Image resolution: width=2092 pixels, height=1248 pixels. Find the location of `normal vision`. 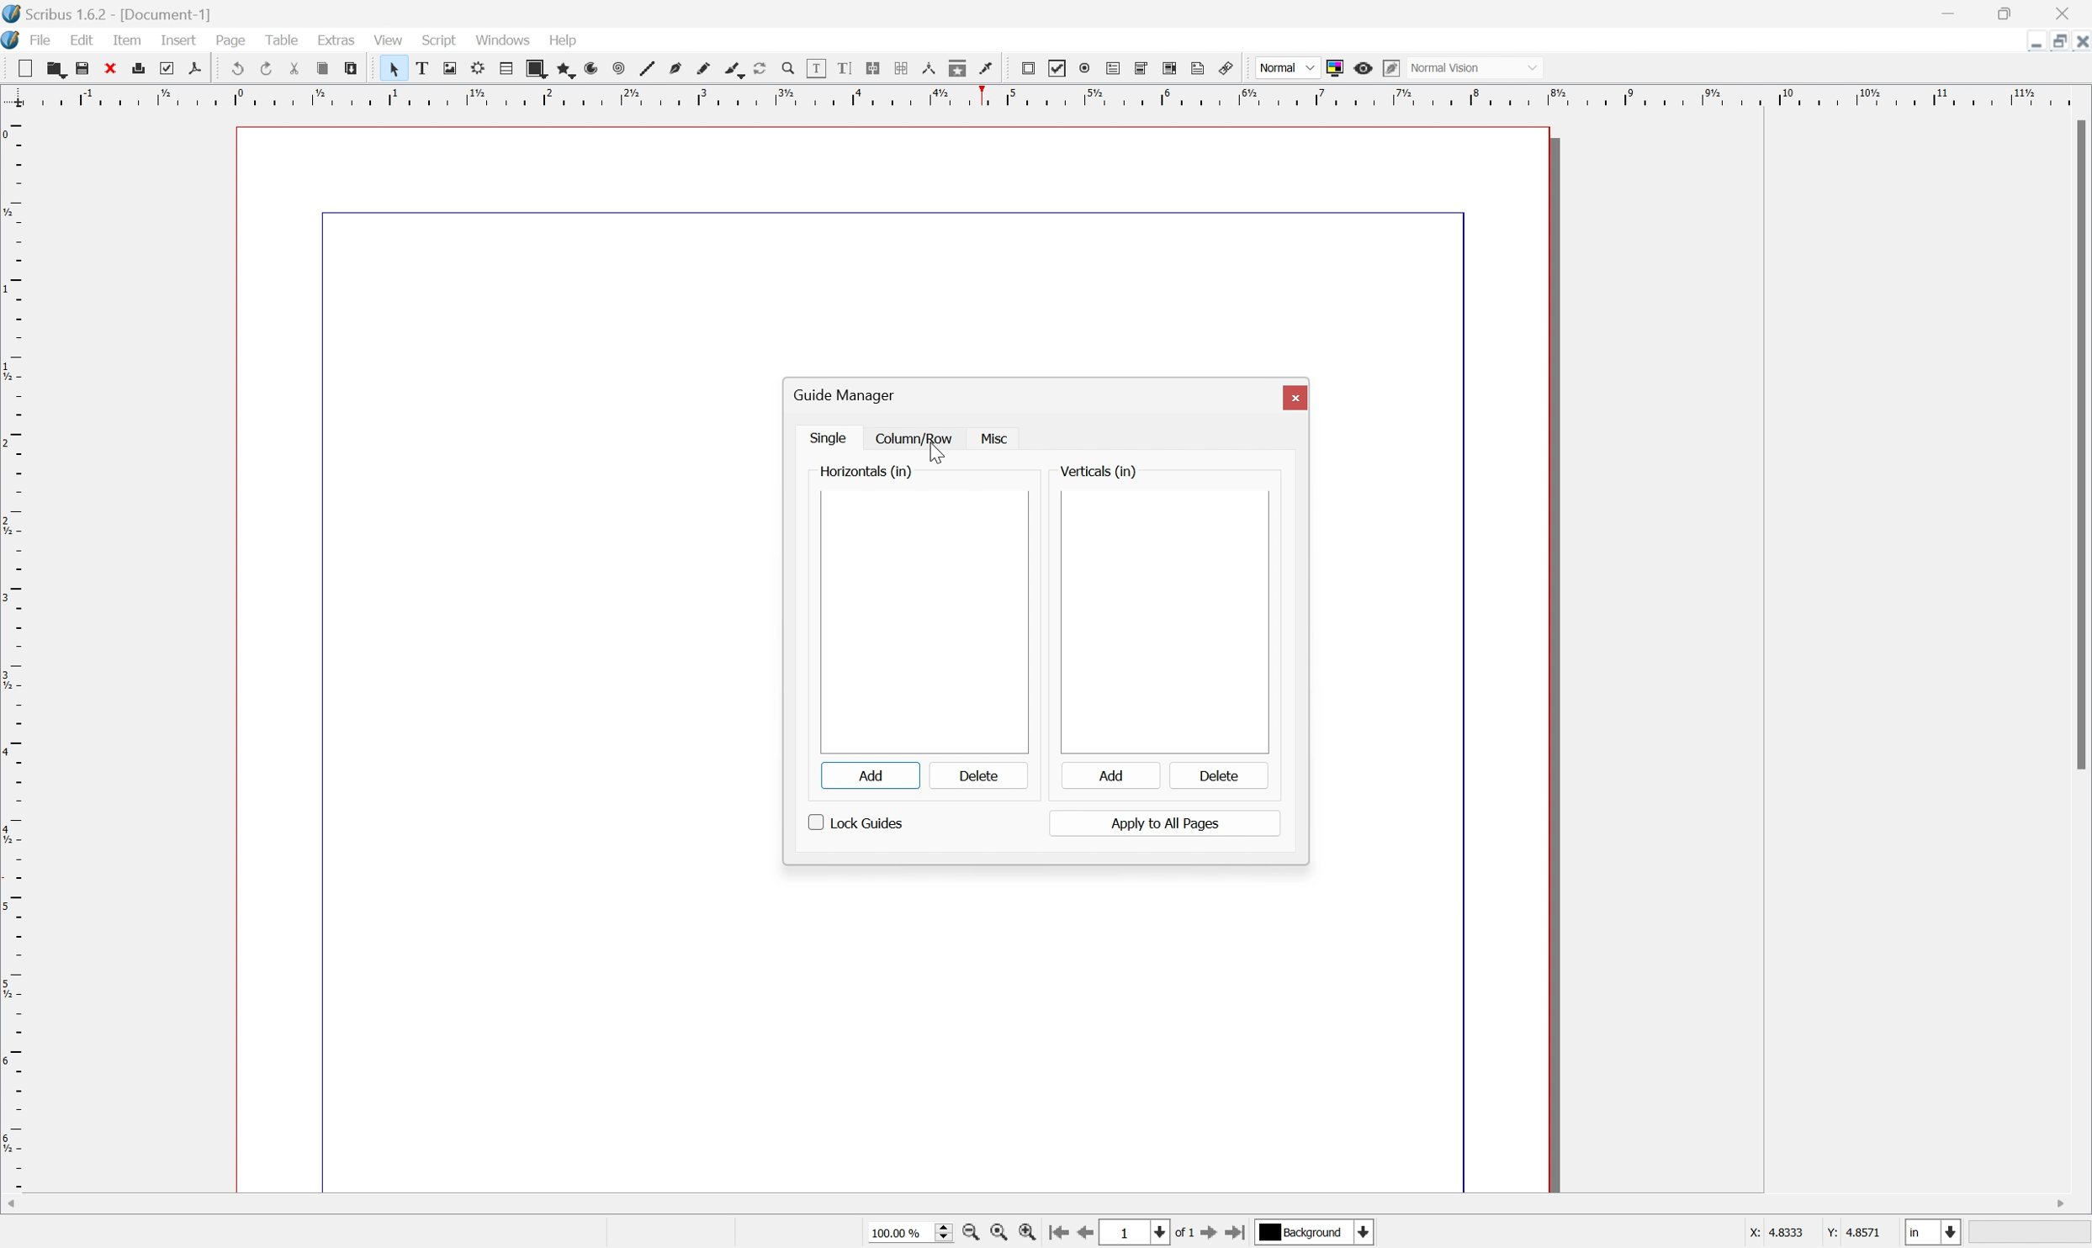

normal vision is located at coordinates (1474, 67).